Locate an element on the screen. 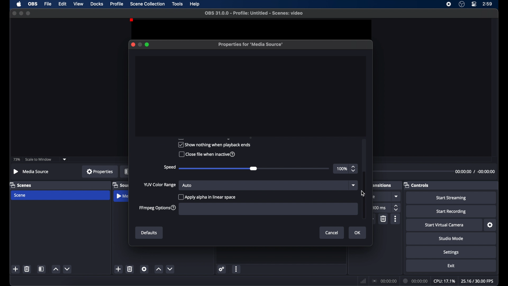 The height and width of the screenshot is (286, 508). studio mode is located at coordinates (451, 239).